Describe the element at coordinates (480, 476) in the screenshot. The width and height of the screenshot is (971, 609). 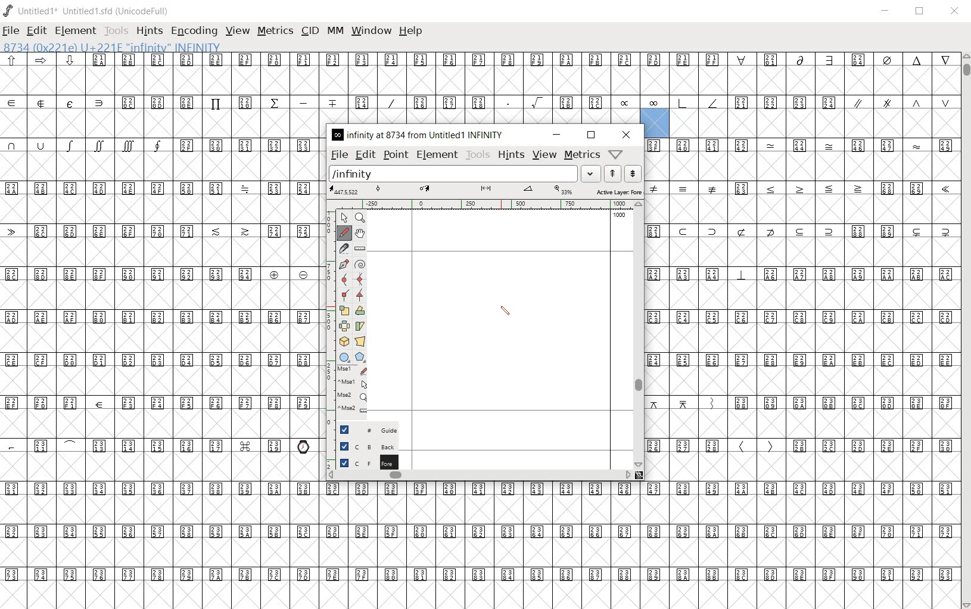
I see `scrollbar` at that location.